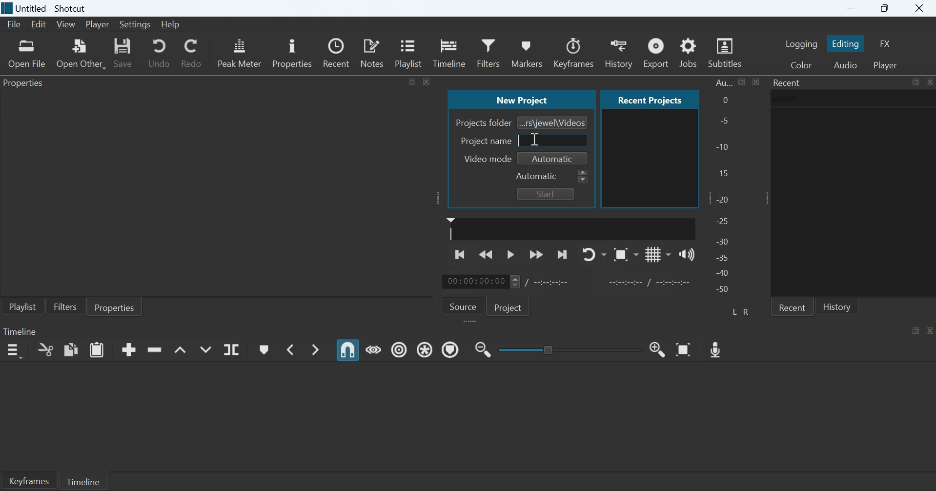  Describe the element at coordinates (552, 282) in the screenshot. I see `Duration` at that location.